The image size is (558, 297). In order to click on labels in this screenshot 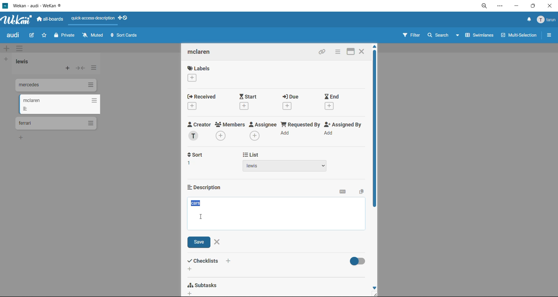, I will do `click(199, 74)`.